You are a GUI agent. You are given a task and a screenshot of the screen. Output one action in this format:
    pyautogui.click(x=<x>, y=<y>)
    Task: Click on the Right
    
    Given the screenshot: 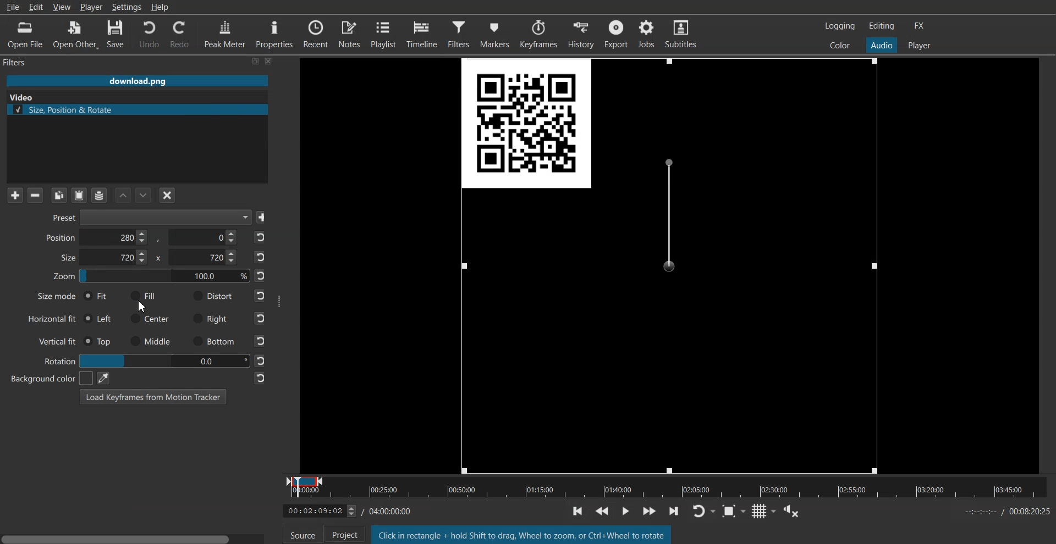 What is the action you would take?
    pyautogui.click(x=211, y=318)
    